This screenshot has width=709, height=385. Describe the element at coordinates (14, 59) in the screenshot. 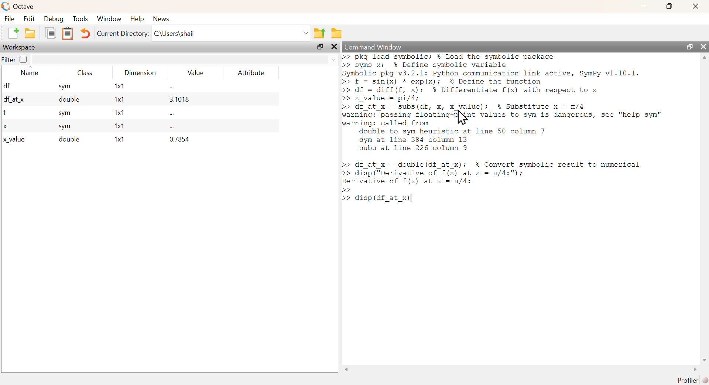

I see `Filter` at that location.